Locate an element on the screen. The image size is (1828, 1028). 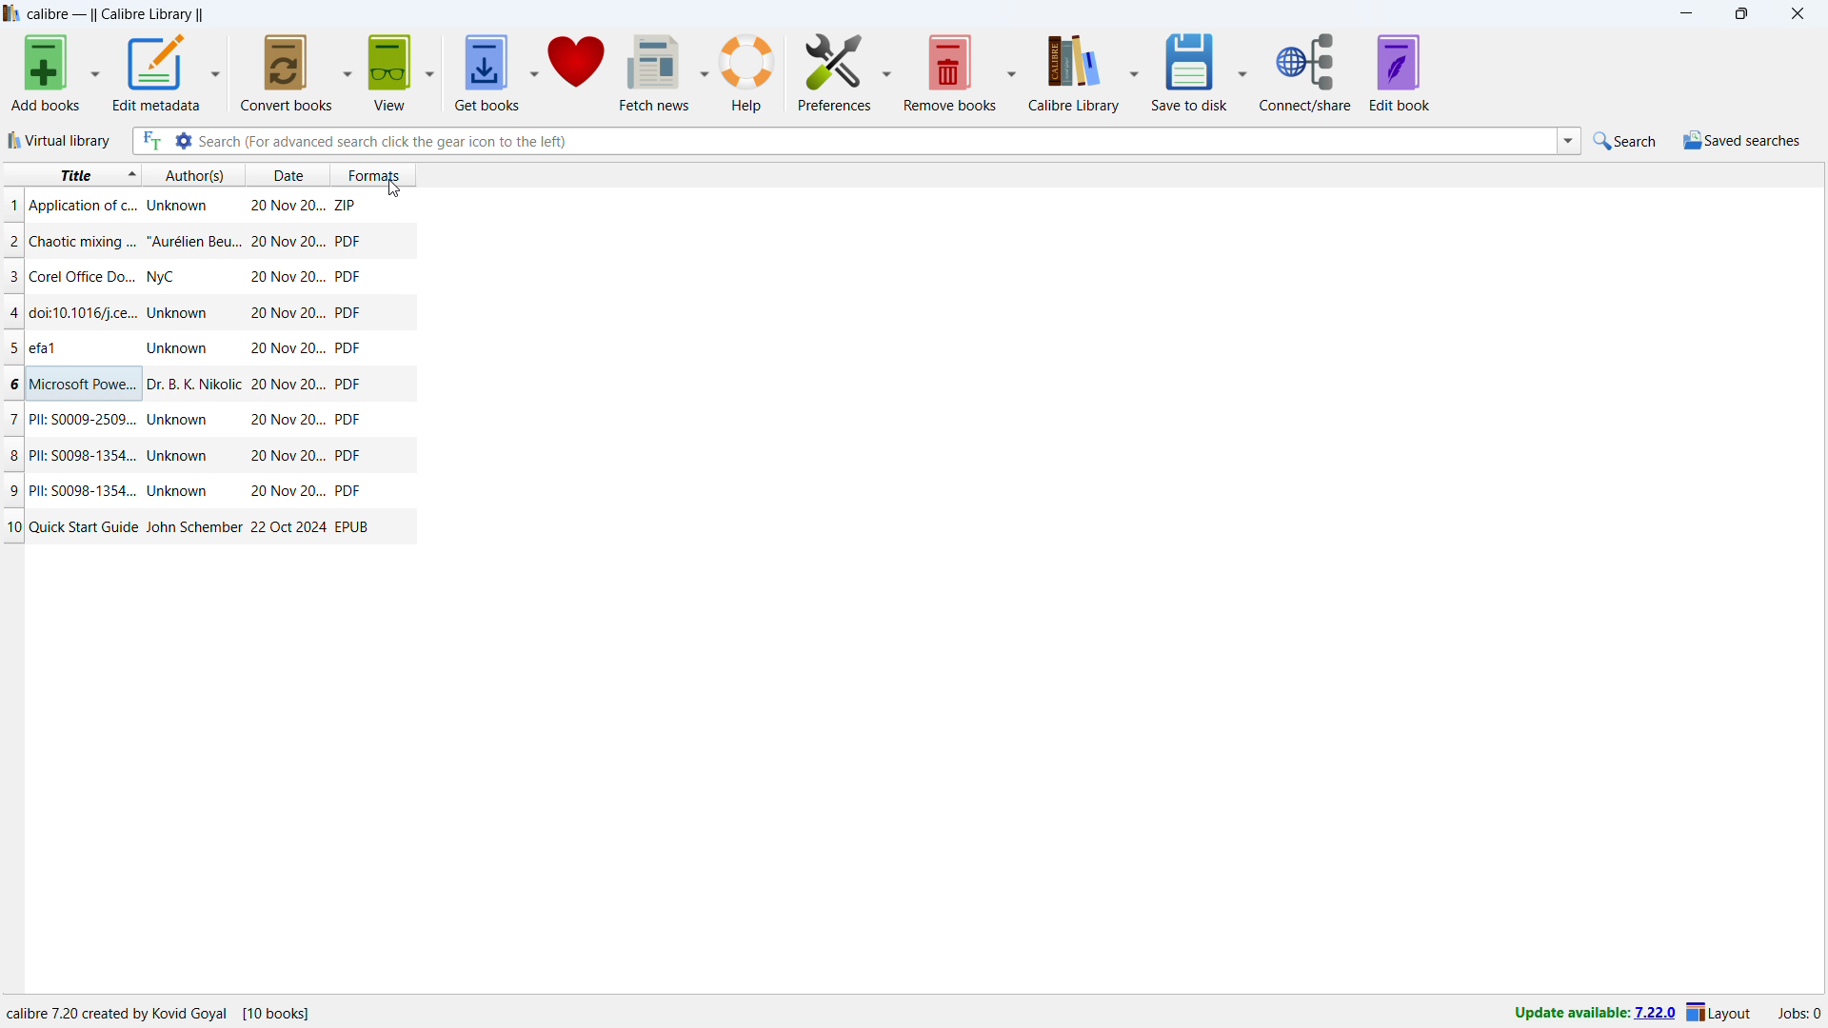
save to disk is located at coordinates (951, 72).